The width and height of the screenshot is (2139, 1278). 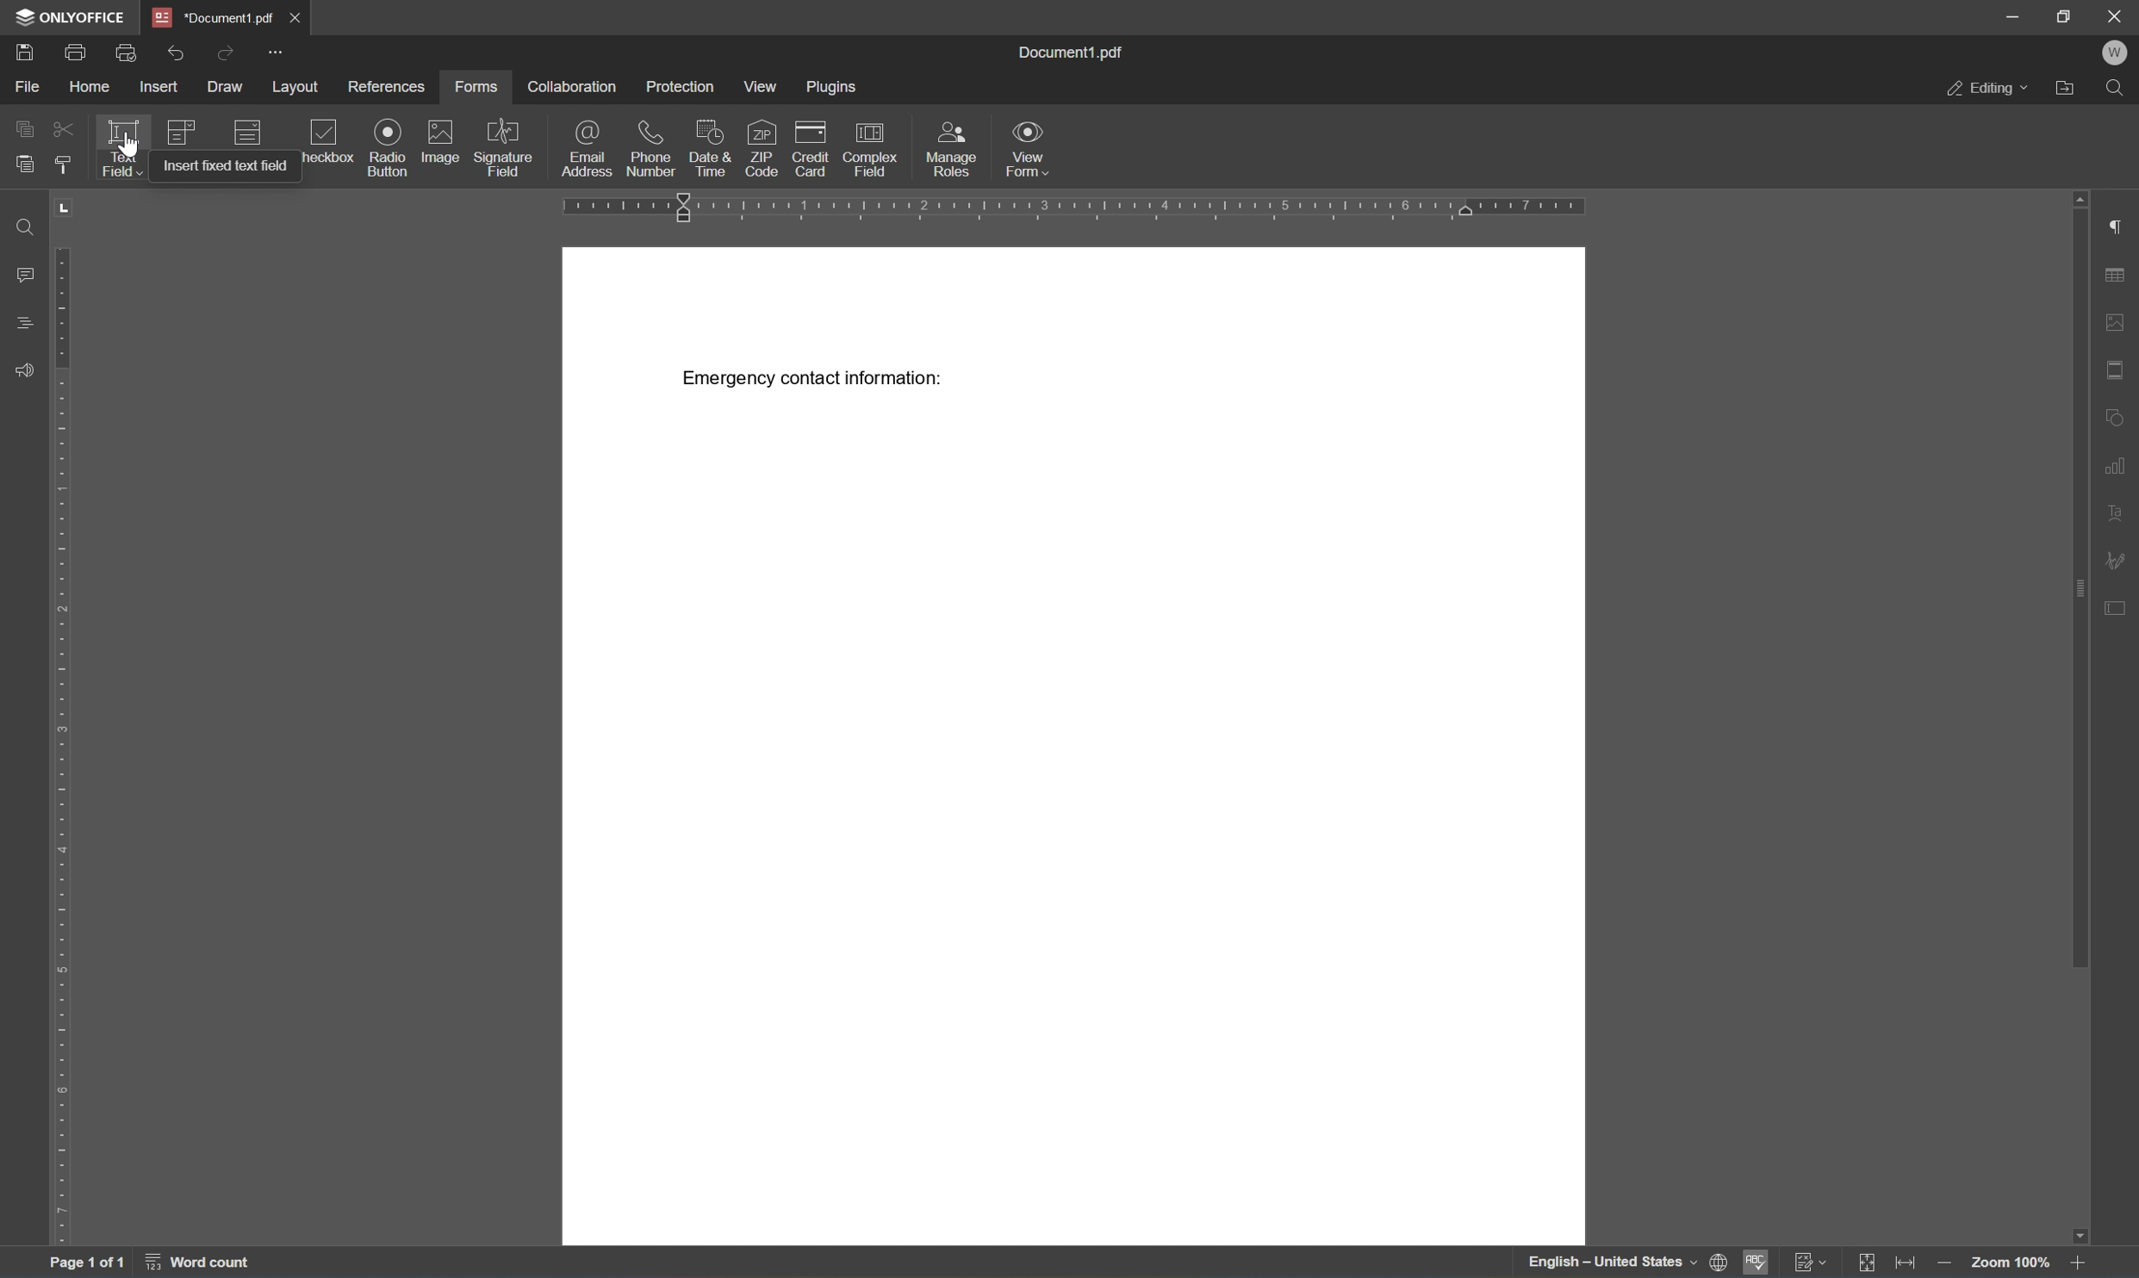 What do you see at coordinates (2017, 1264) in the screenshot?
I see `zoom 100%` at bounding box center [2017, 1264].